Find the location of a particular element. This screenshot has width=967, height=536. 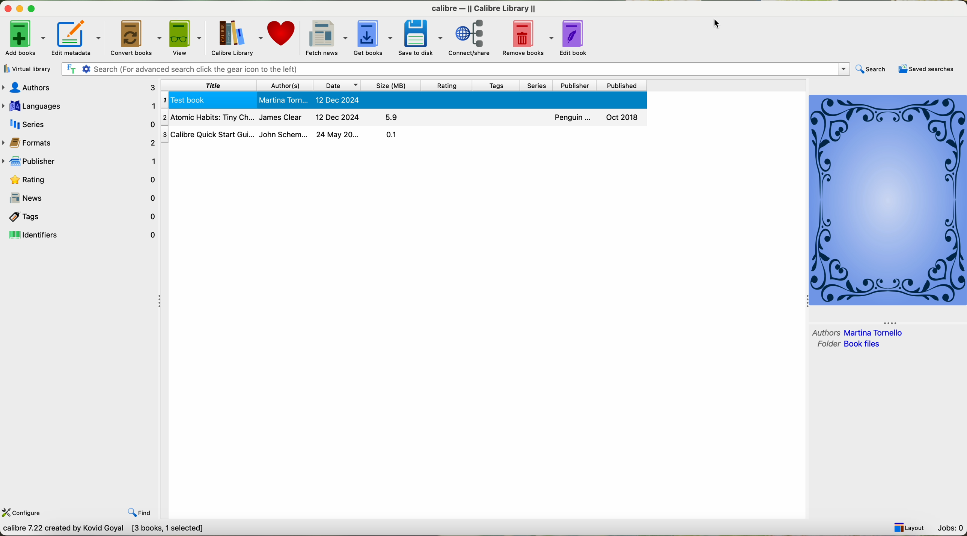

tags is located at coordinates (80, 216).